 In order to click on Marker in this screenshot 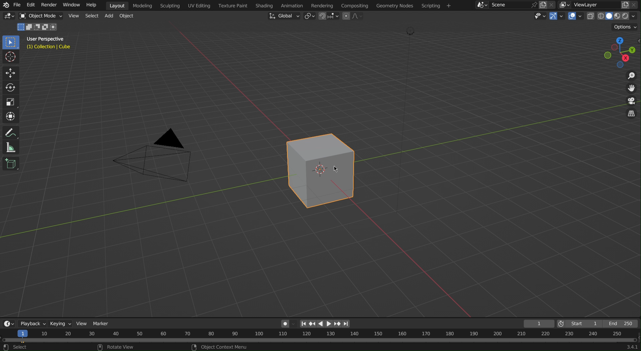, I will do `click(103, 324)`.